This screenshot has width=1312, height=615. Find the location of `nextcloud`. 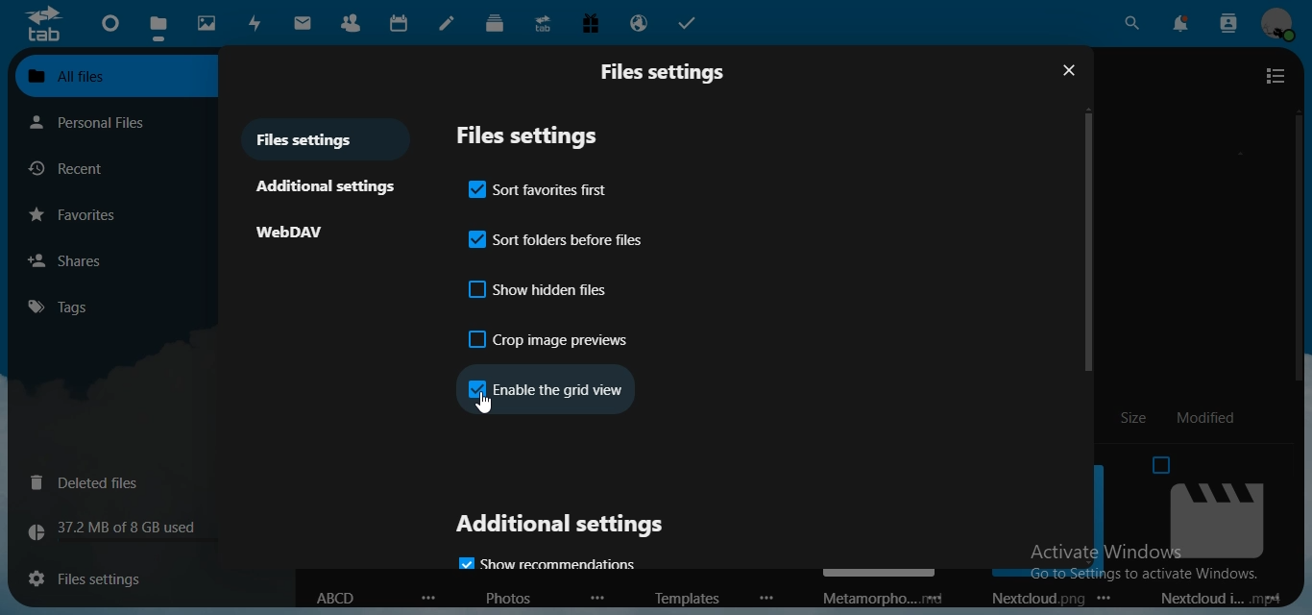

nextcloud is located at coordinates (1030, 599).